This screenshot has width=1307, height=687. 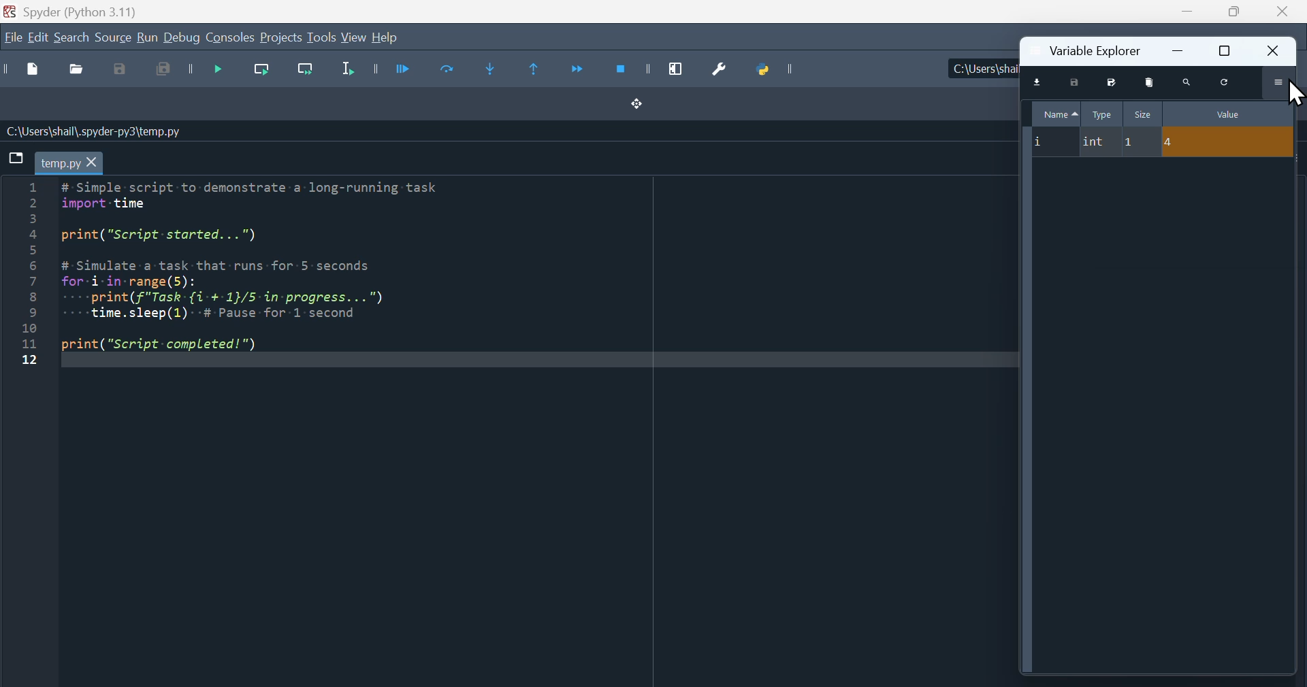 I want to click on Maximise, so click(x=1231, y=12).